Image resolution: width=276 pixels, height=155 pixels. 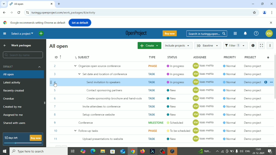 What do you see at coordinates (248, 151) in the screenshot?
I see `Language` at bounding box center [248, 151].